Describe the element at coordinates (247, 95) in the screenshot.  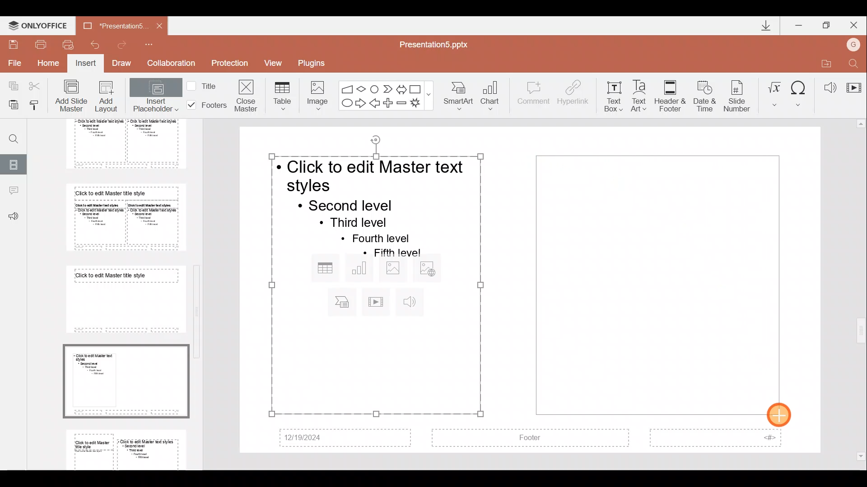
I see `Close masters` at that location.